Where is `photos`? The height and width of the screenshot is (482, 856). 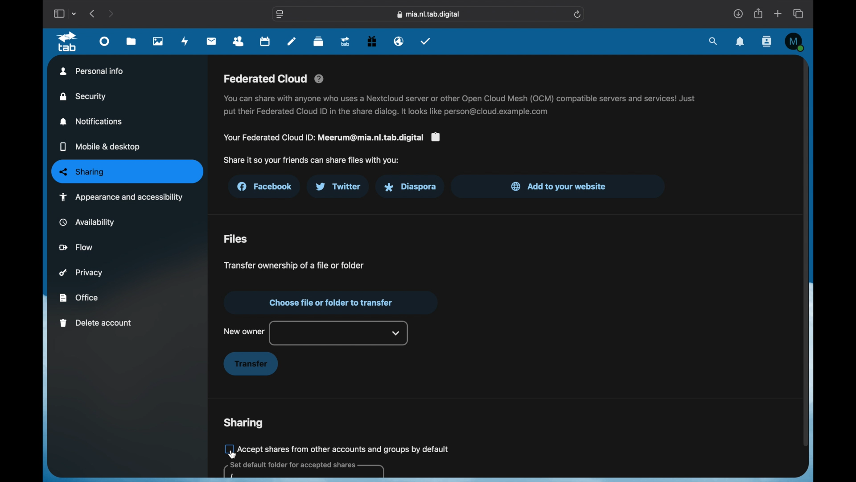 photos is located at coordinates (158, 42).